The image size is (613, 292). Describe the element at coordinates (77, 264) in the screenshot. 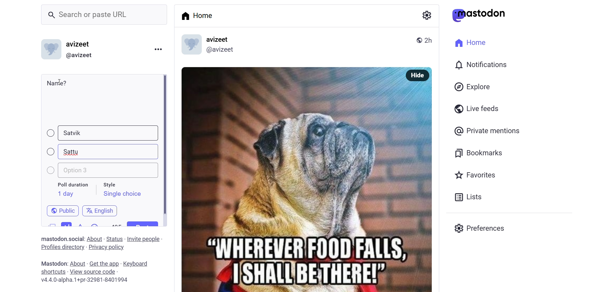

I see `about` at that location.